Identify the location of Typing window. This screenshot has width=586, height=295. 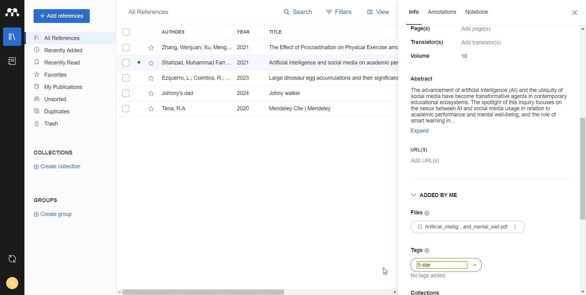
(437, 268).